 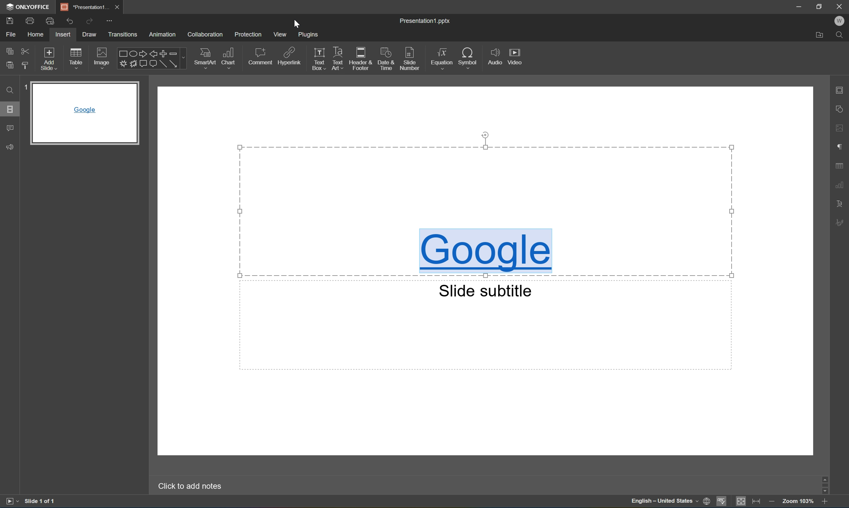 I want to click on Scroll bar, so click(x=825, y=484).